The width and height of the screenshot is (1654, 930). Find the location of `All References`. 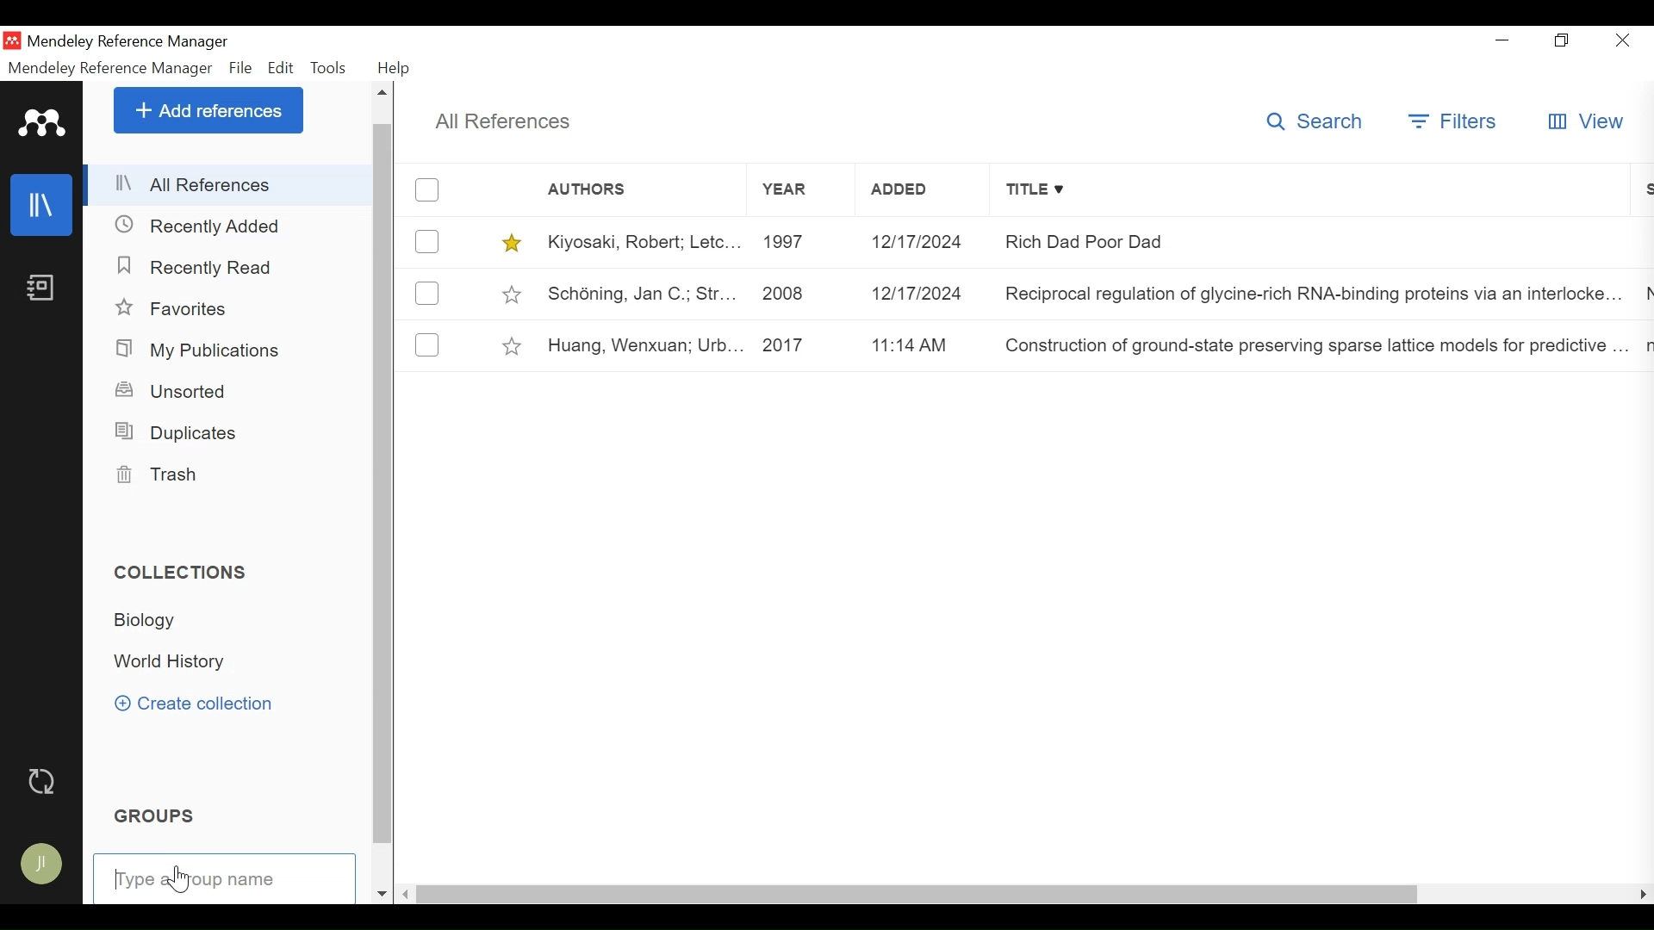

All References is located at coordinates (230, 184).